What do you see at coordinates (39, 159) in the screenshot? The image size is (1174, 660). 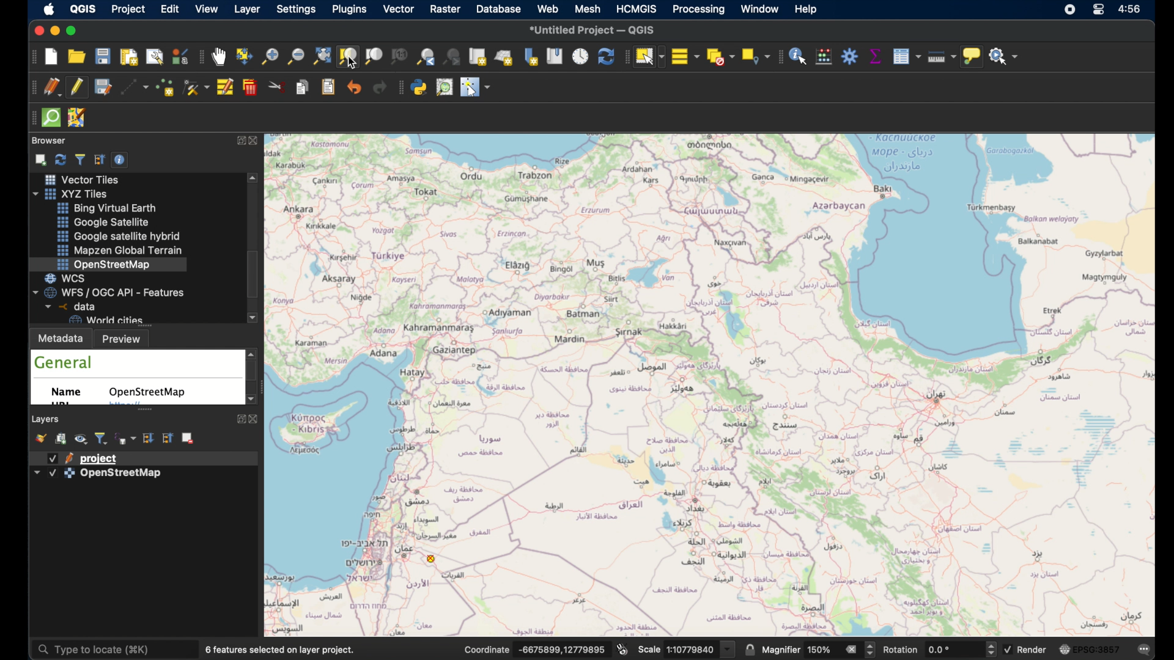 I see `add selected layers` at bounding box center [39, 159].